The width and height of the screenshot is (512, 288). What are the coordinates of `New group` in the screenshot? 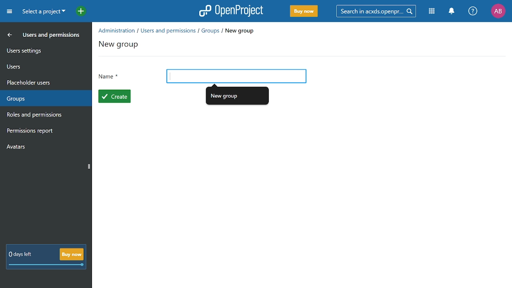 It's located at (120, 46).